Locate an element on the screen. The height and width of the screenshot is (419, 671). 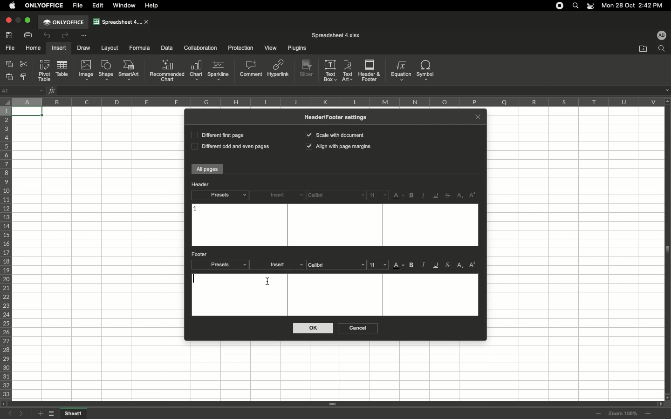
Find is located at coordinates (661, 49).